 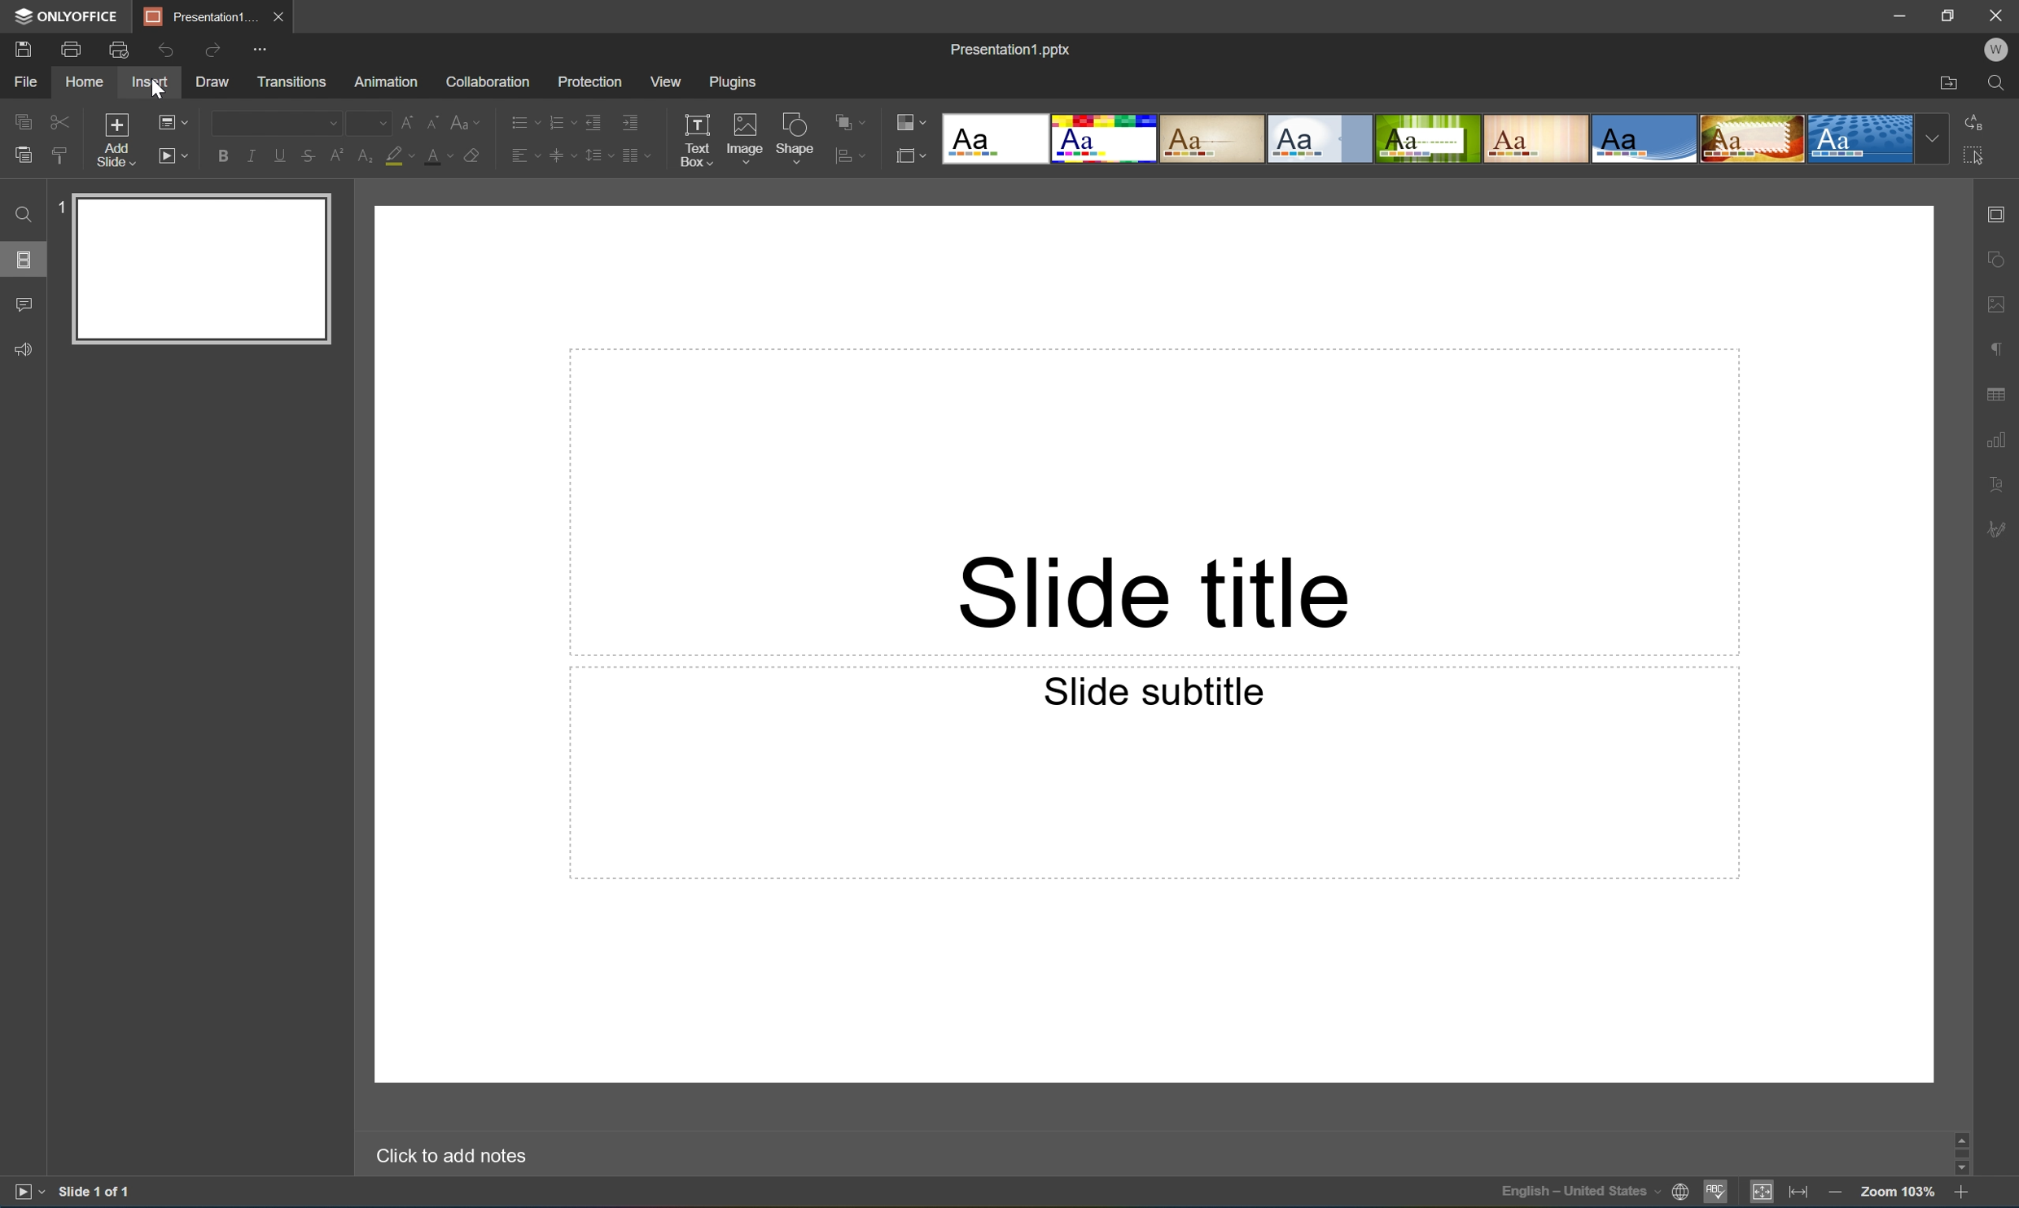 I want to click on Font colors, so click(x=438, y=154).